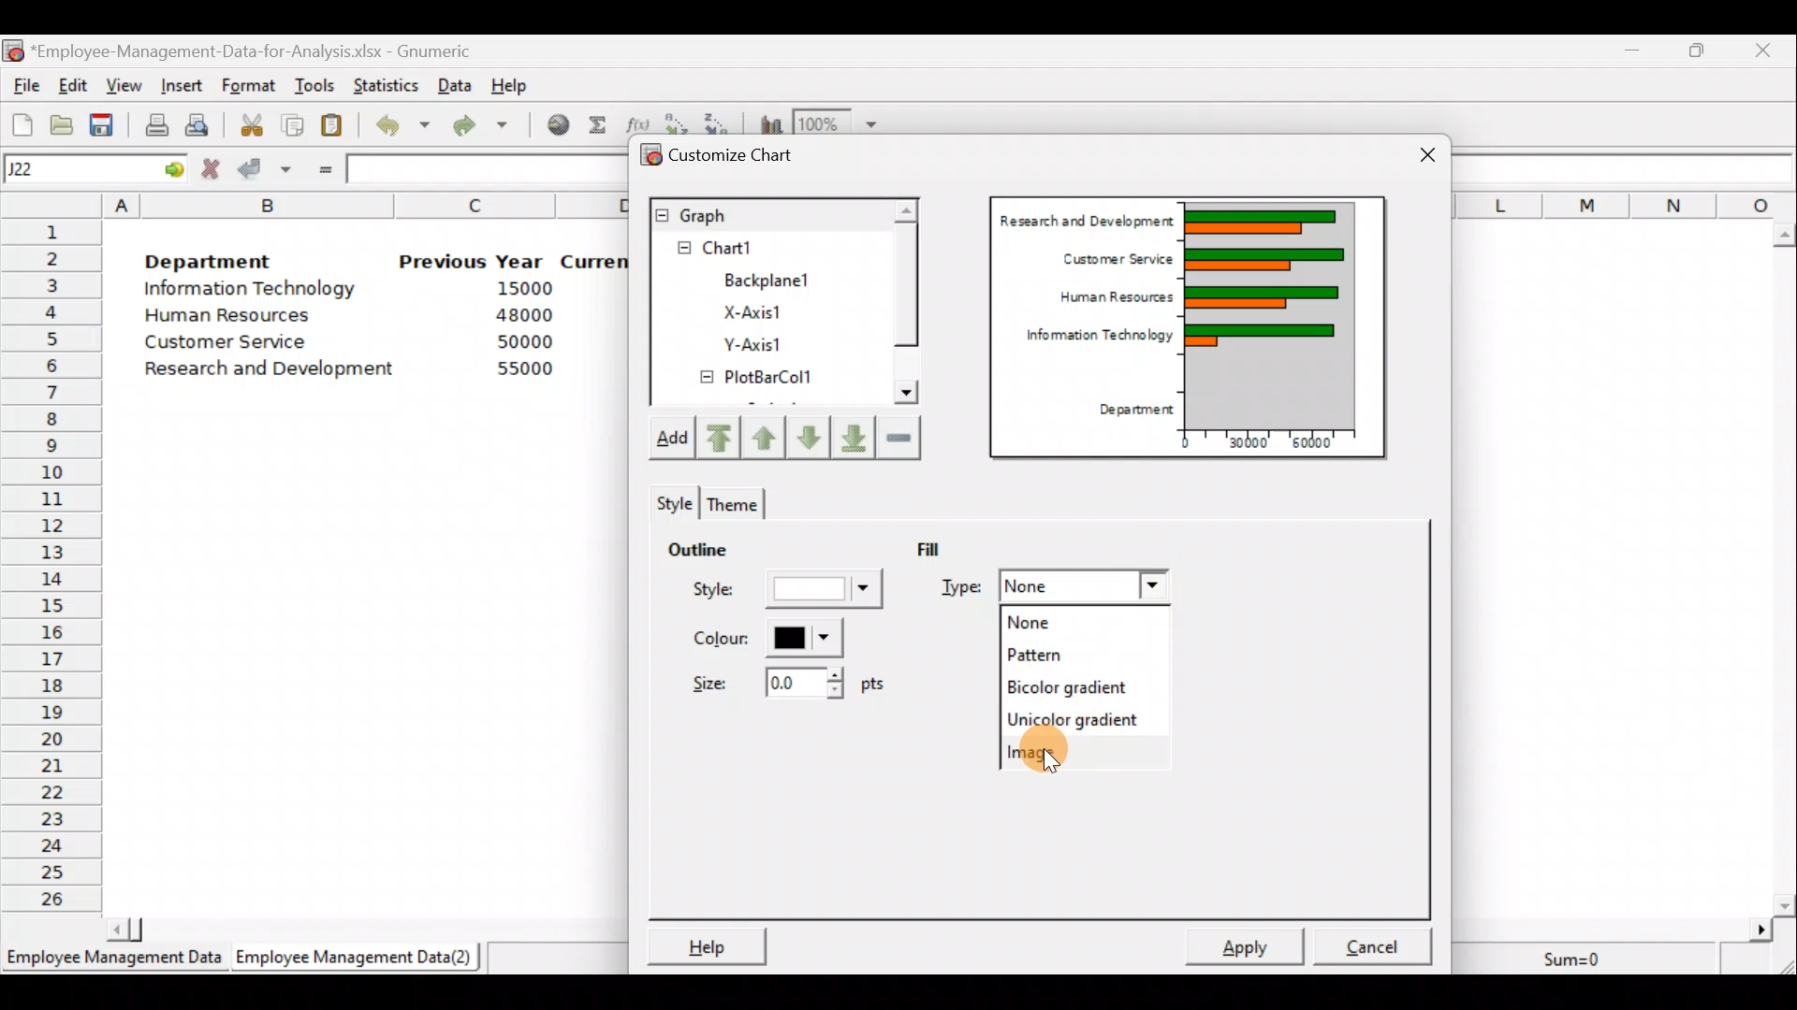 This screenshot has width=1797, height=1010. What do you see at coordinates (254, 128) in the screenshot?
I see `Cut the selection` at bounding box center [254, 128].